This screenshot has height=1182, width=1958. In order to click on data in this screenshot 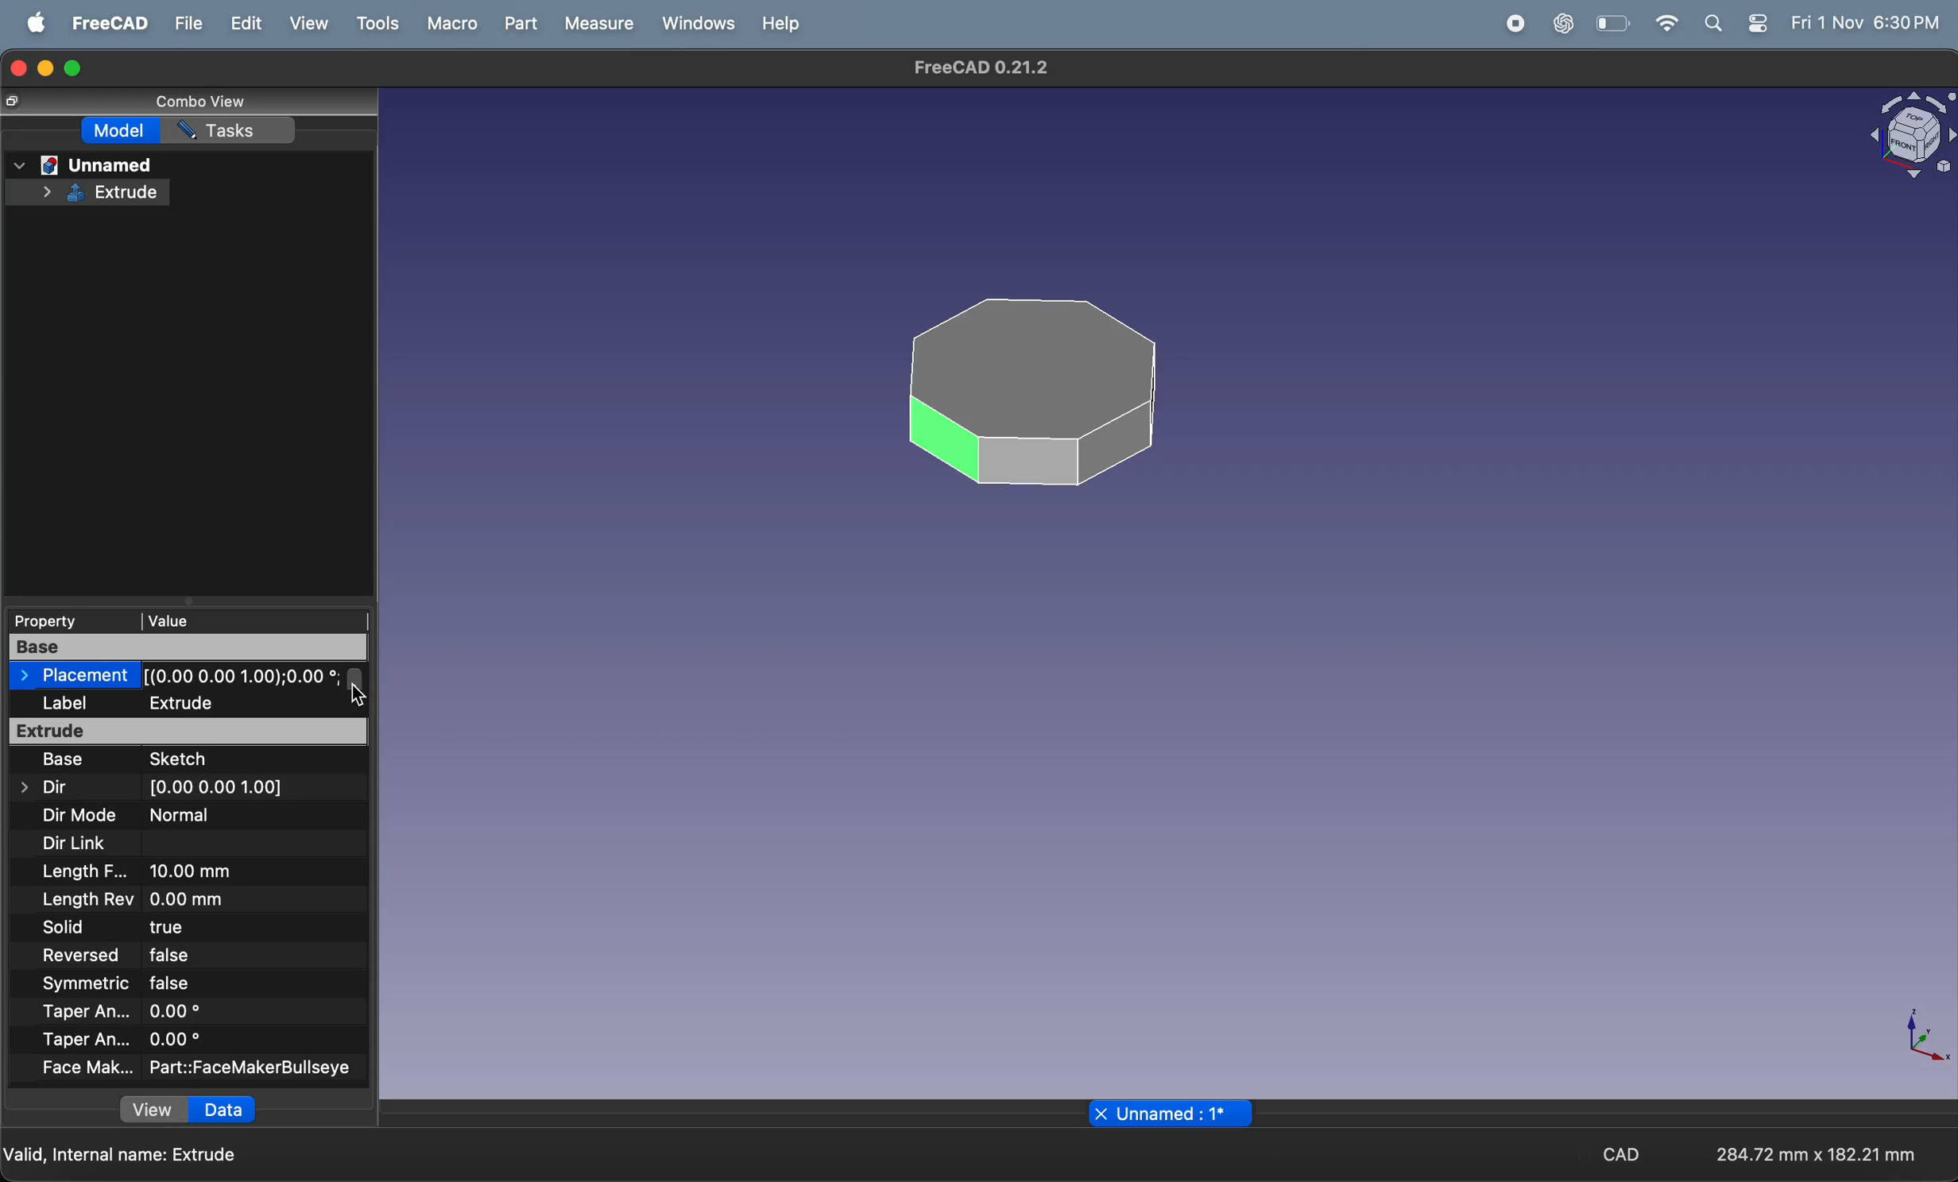, I will do `click(221, 1110)`.